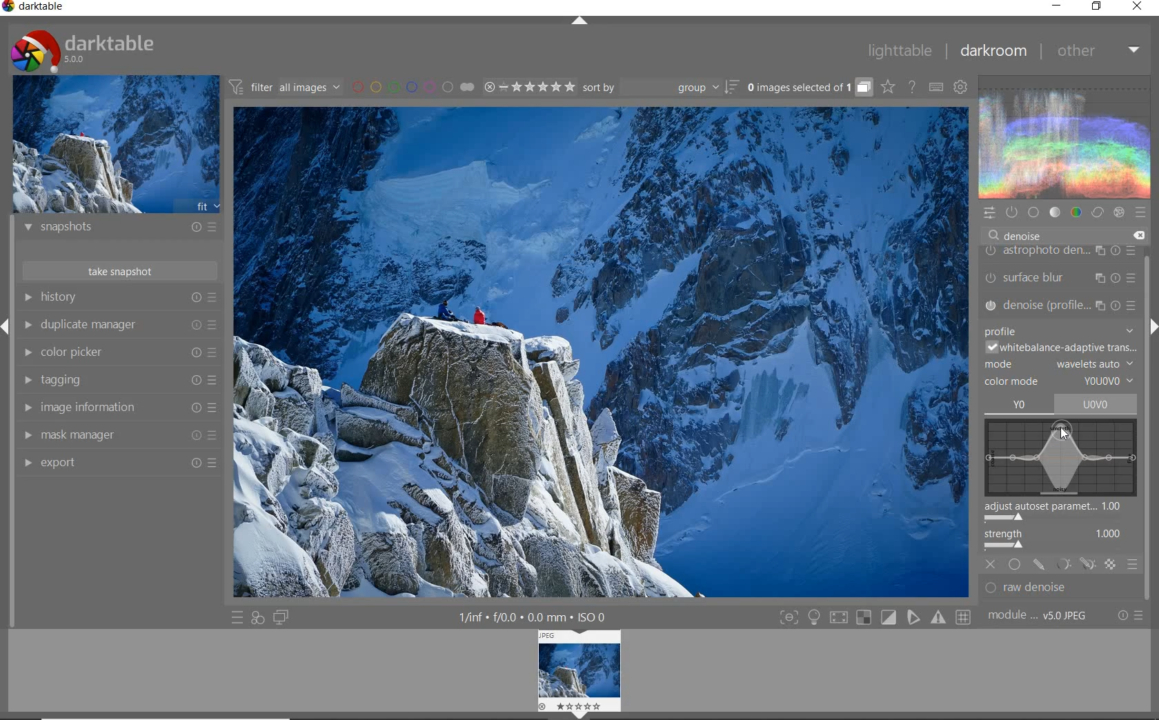  What do you see at coordinates (887, 88) in the screenshot?
I see `click to change overlays on thumbnails` at bounding box center [887, 88].